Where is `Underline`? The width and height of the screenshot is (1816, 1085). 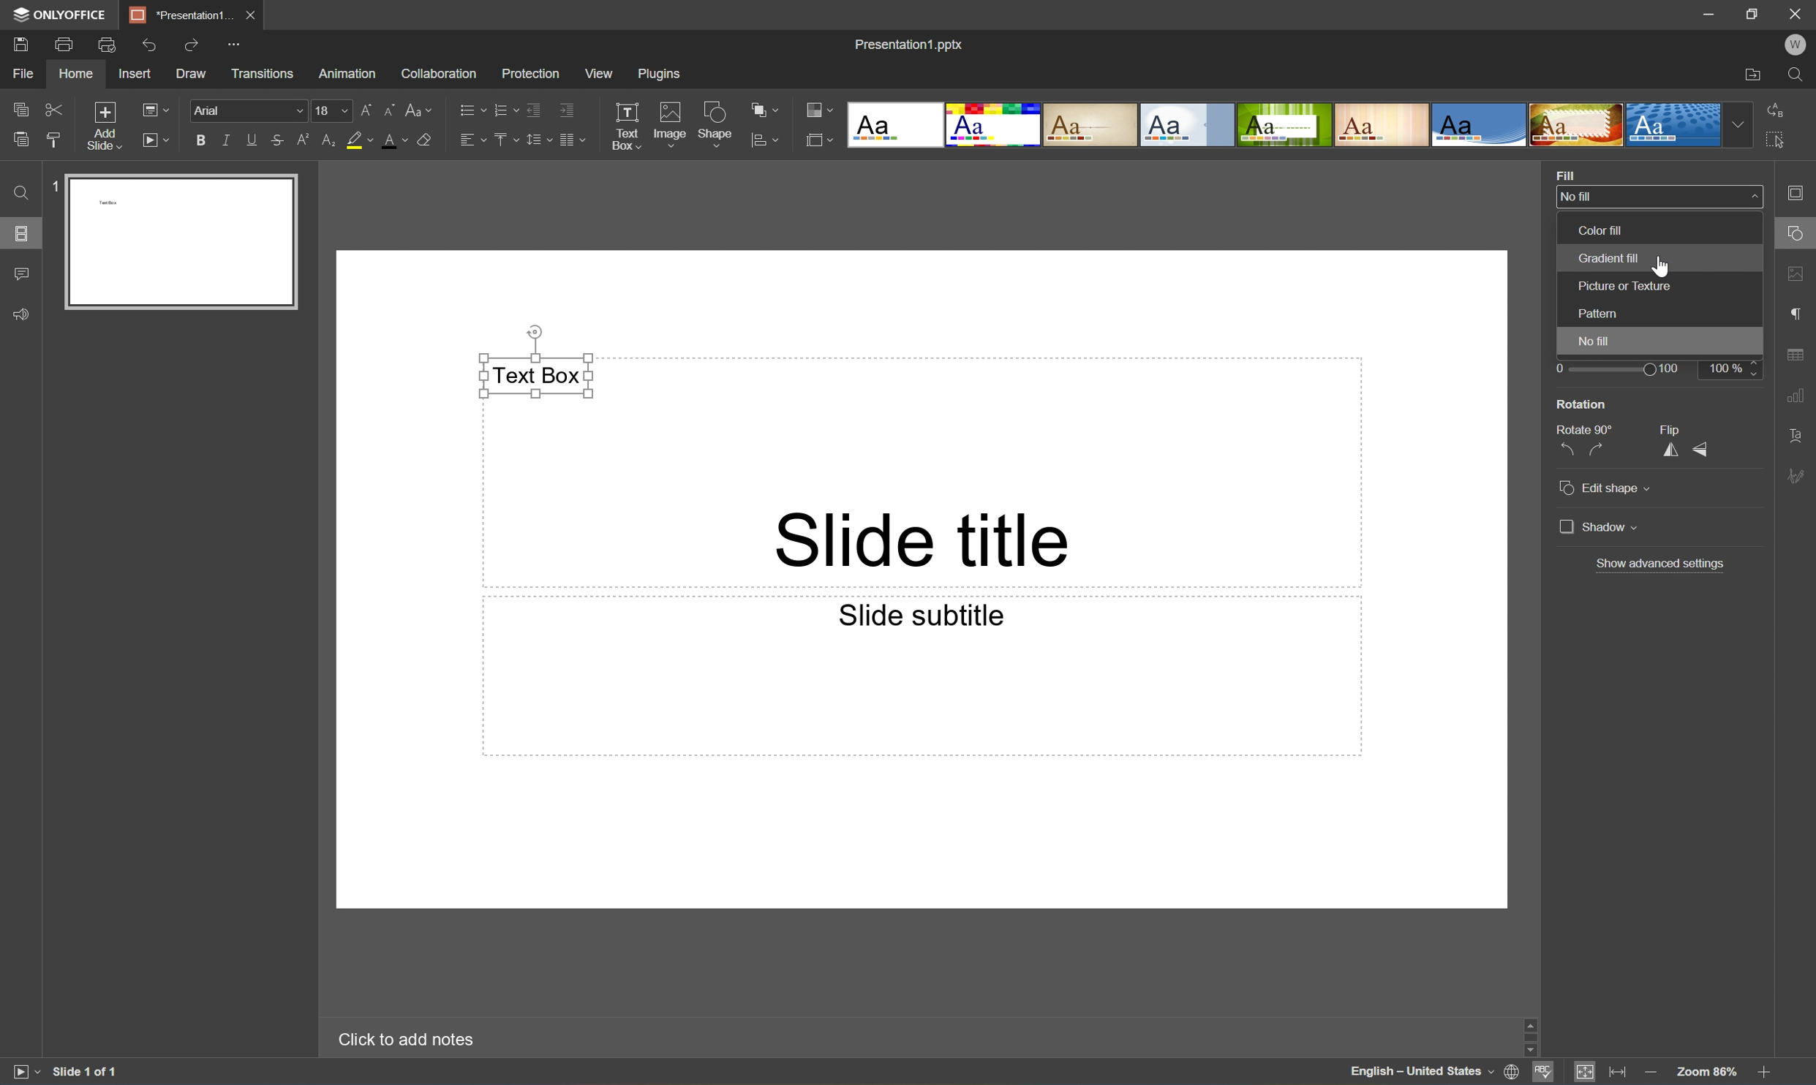
Underline is located at coordinates (249, 141).